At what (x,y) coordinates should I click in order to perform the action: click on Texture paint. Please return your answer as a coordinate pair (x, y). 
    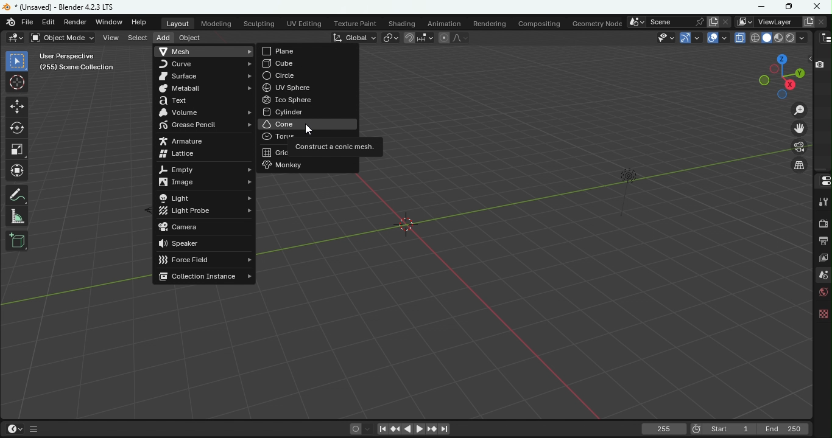
    Looking at the image, I should click on (353, 23).